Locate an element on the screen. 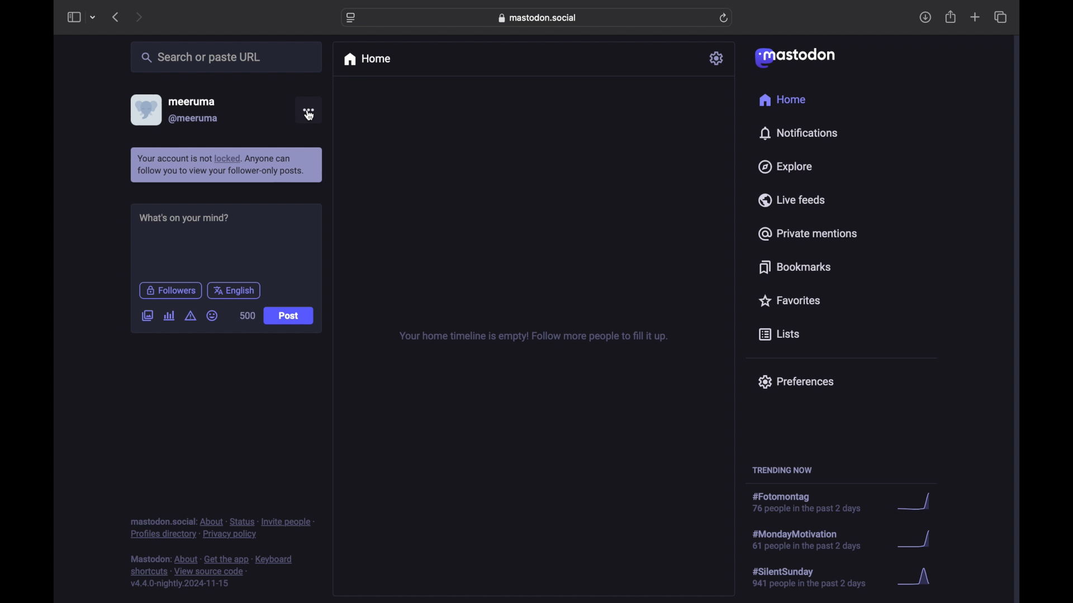 The image size is (1073, 603). add content warning is located at coordinates (191, 316).